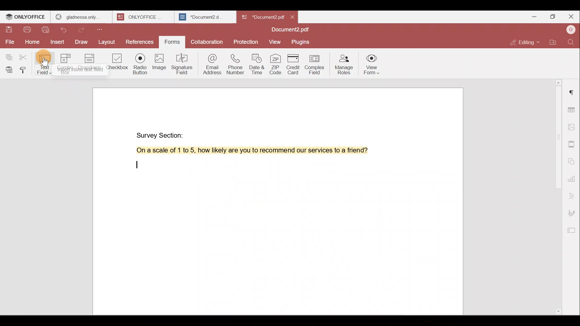 This screenshot has width=580, height=326. What do you see at coordinates (301, 41) in the screenshot?
I see `Plugins` at bounding box center [301, 41].